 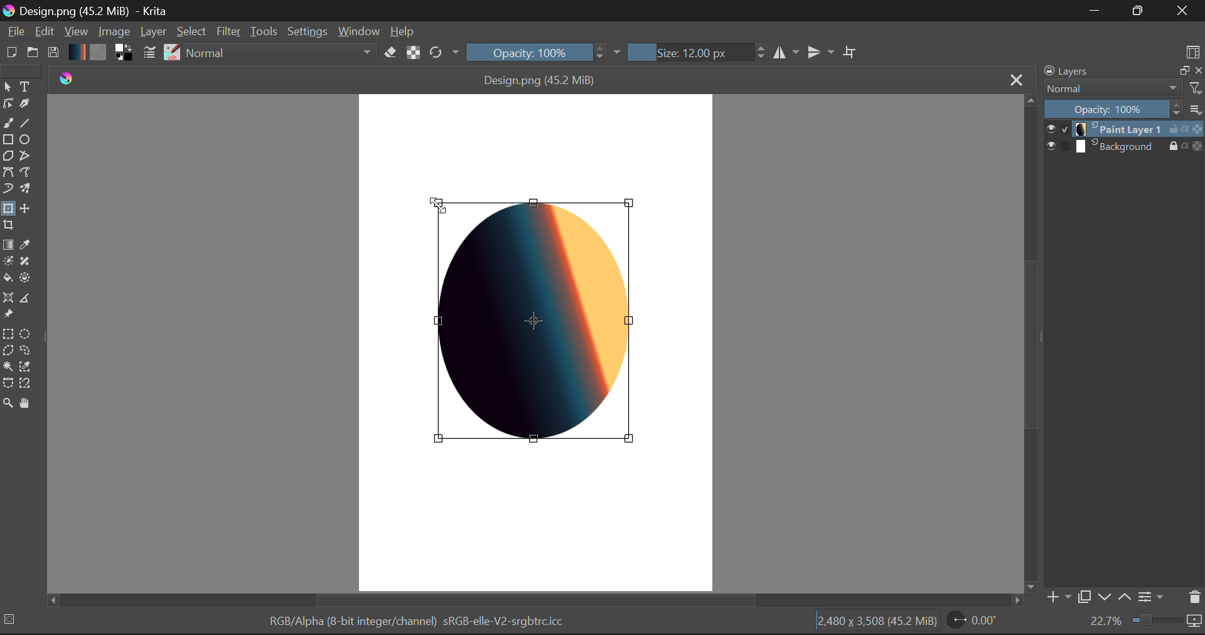 I want to click on Magnetic Selection, so click(x=26, y=385).